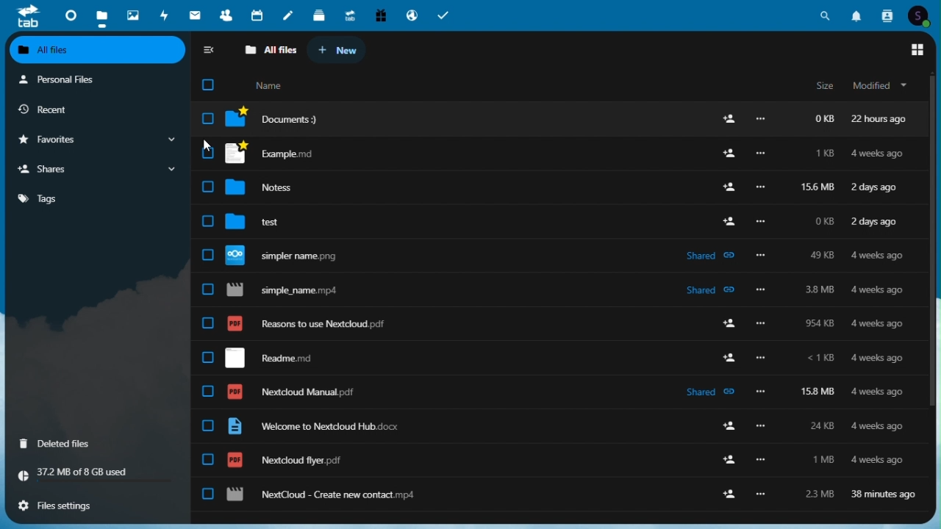 The image size is (941, 529). What do you see at coordinates (194, 15) in the screenshot?
I see `Mail` at bounding box center [194, 15].